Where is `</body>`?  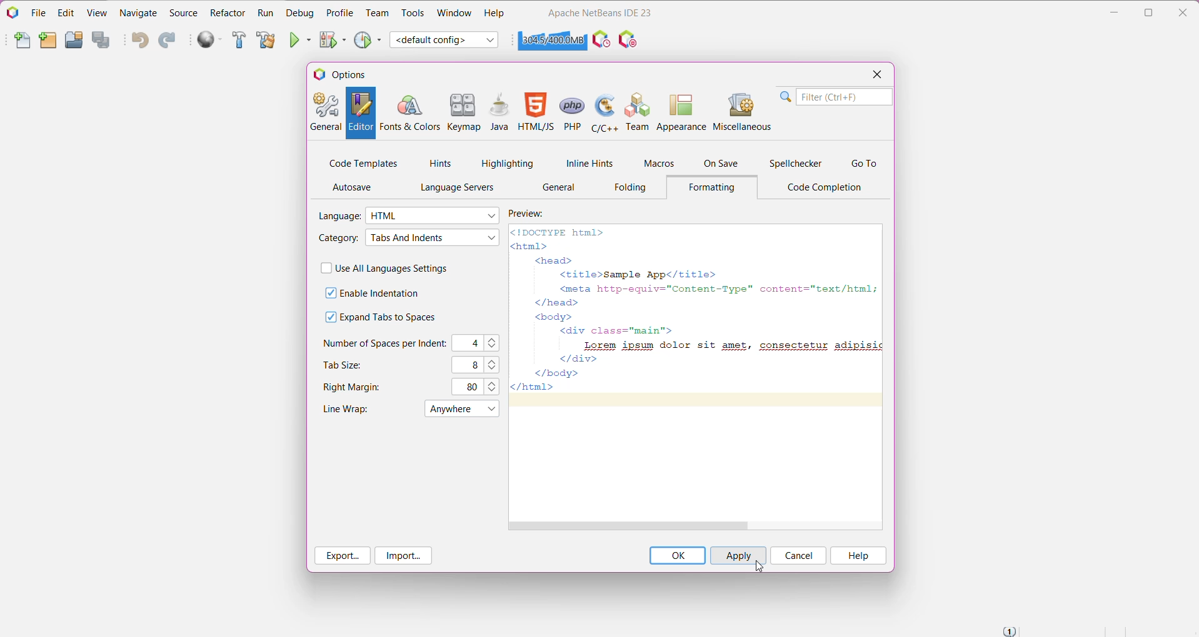
</body> is located at coordinates (560, 373).